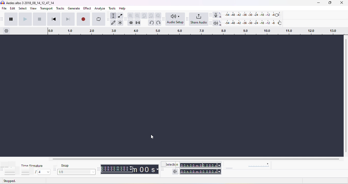 The height and width of the screenshot is (184, 348). What do you see at coordinates (318, 3) in the screenshot?
I see `minimize` at bounding box center [318, 3].